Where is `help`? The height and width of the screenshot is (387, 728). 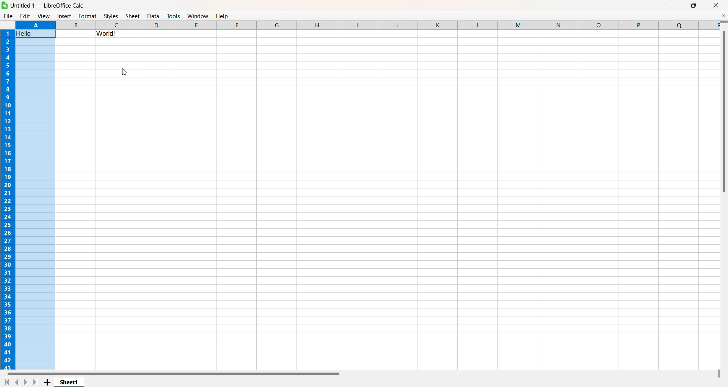
help is located at coordinates (223, 16).